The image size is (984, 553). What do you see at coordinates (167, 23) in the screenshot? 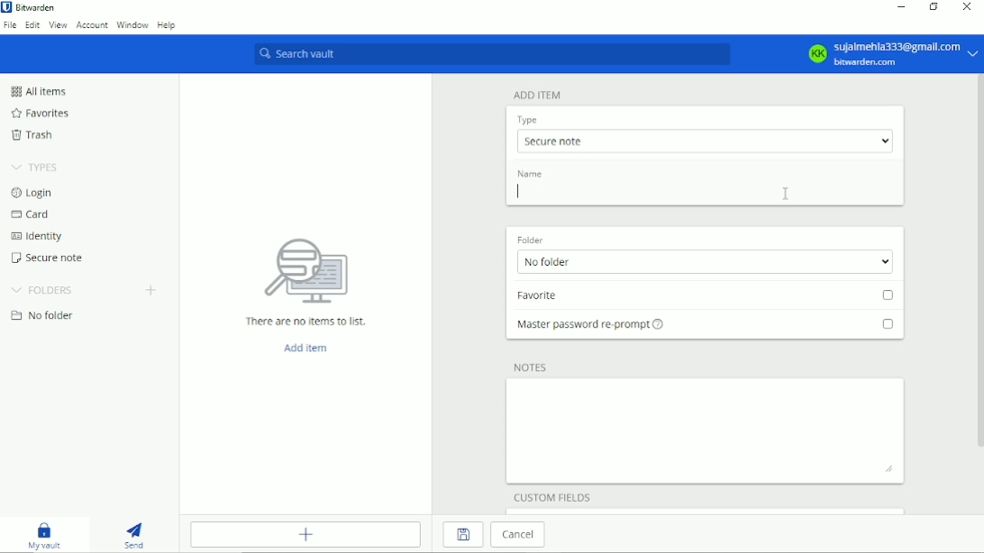
I see `Help` at bounding box center [167, 23].